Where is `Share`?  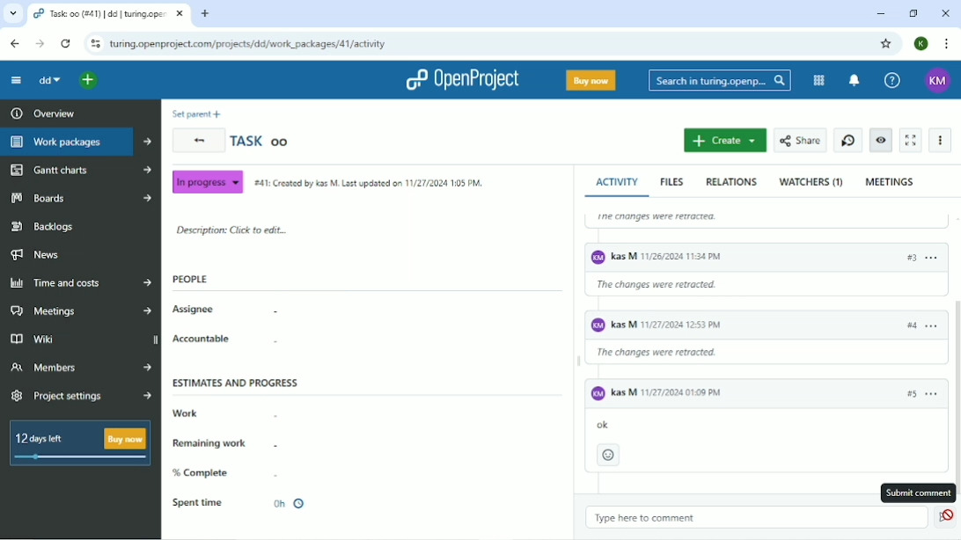 Share is located at coordinates (801, 140).